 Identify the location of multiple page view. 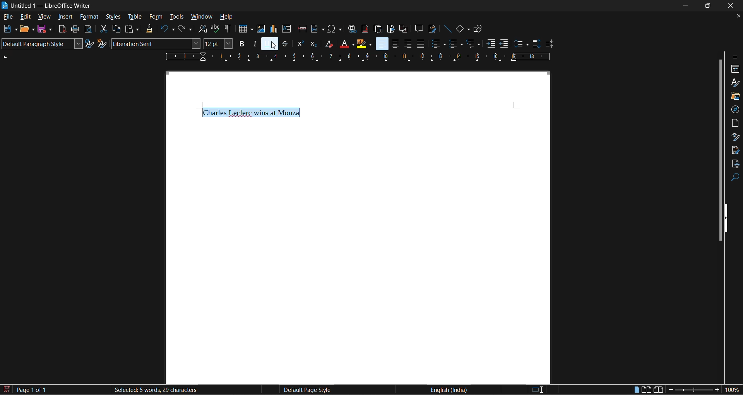
(646, 389).